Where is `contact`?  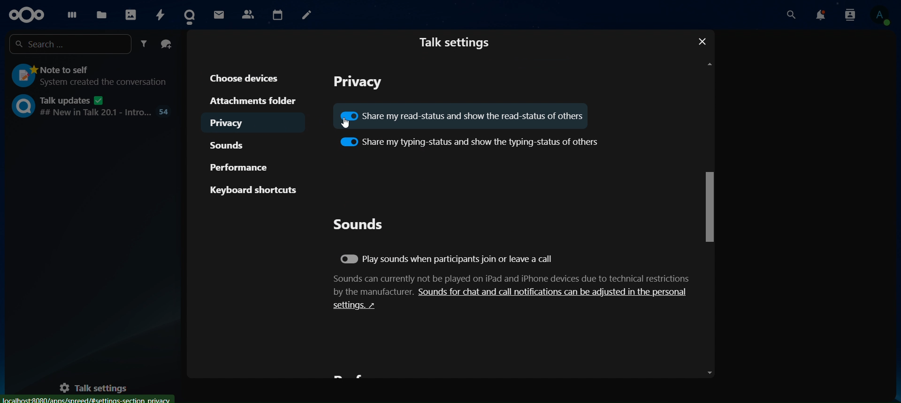
contact is located at coordinates (248, 13).